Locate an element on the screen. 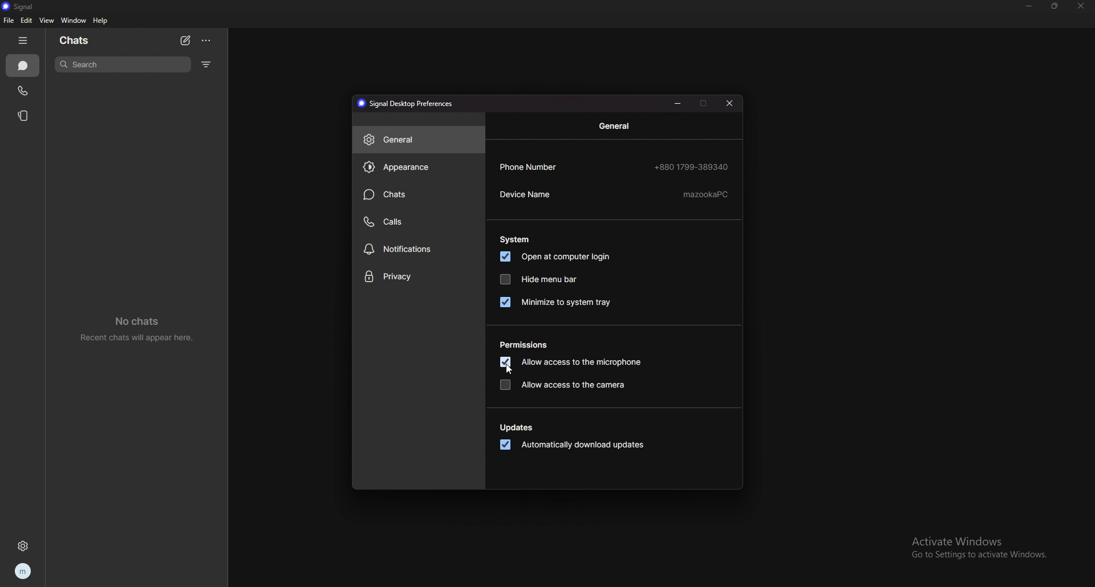 The image size is (1095, 587). minimize is located at coordinates (677, 104).